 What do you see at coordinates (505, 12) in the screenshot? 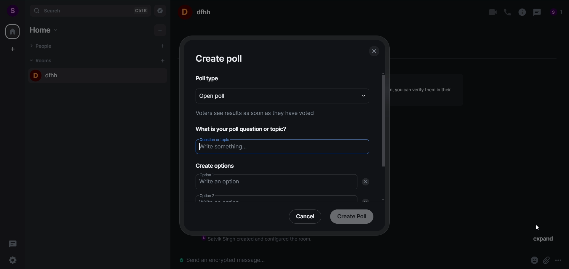
I see `call` at bounding box center [505, 12].